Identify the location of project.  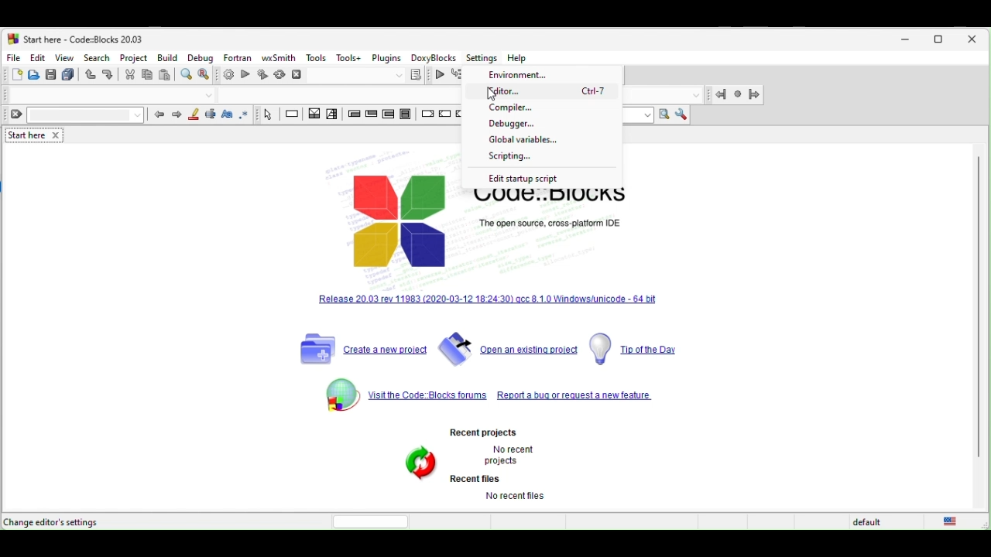
(134, 56).